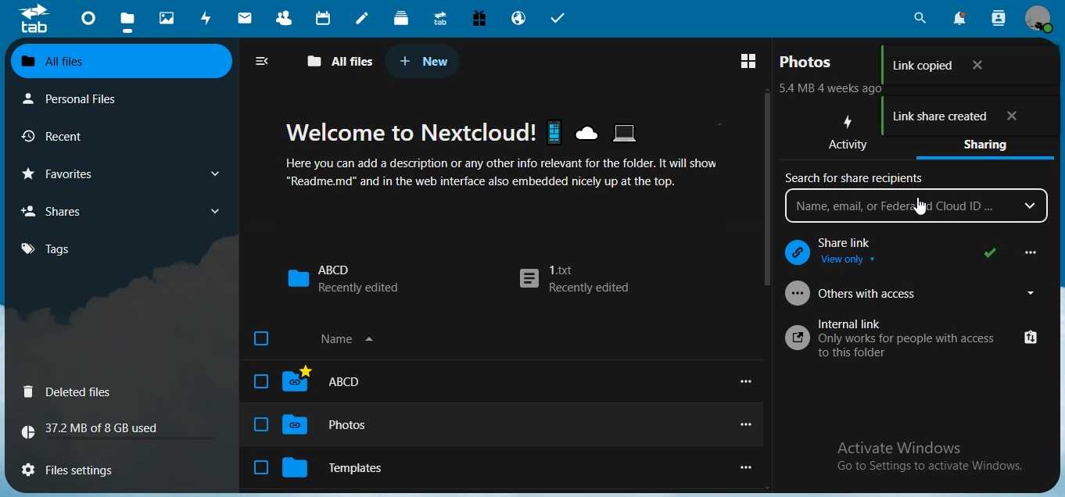 The image size is (1065, 497). I want to click on check box, so click(257, 381).